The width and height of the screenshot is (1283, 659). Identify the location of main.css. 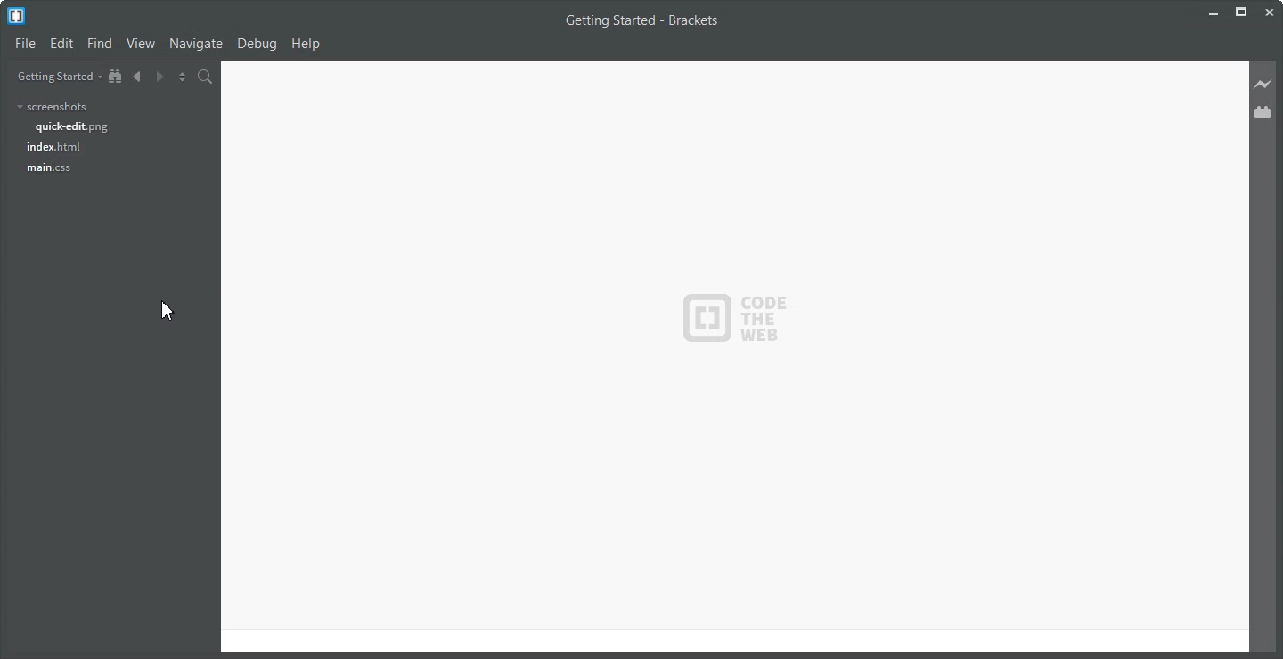
(49, 168).